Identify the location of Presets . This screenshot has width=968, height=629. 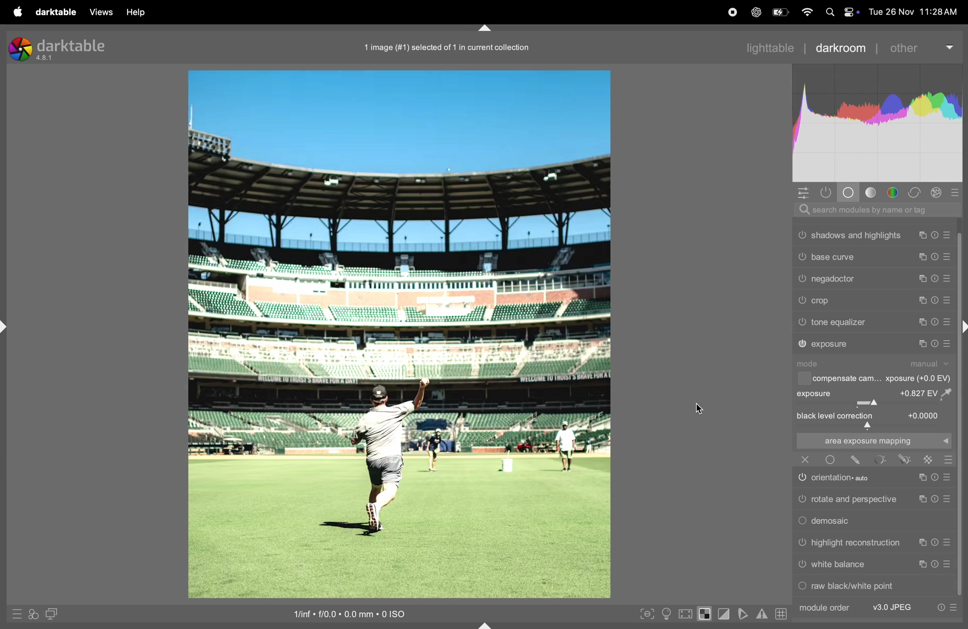
(948, 301).